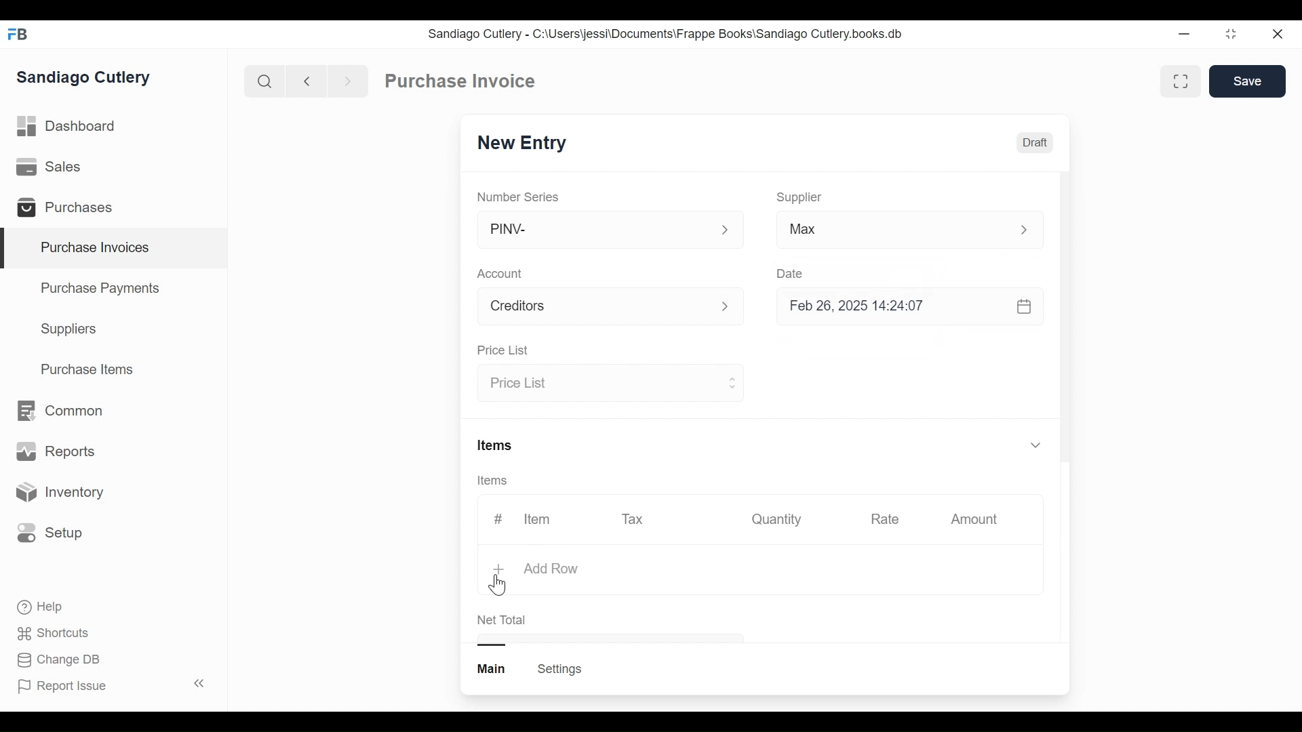 The height and width of the screenshot is (732, 1302). I want to click on Sandiago Cutlery, so click(85, 79).